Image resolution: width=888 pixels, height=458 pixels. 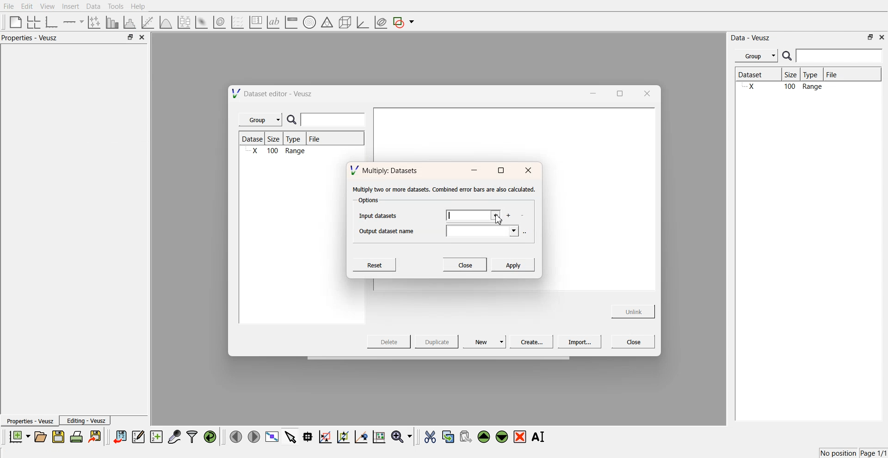 I want to click on minimise, so click(x=591, y=93).